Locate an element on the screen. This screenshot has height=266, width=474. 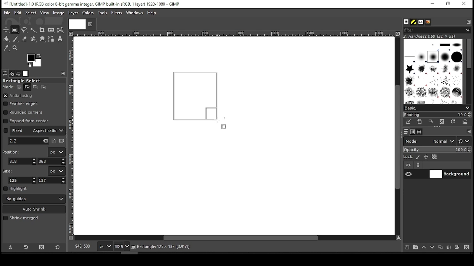
mode is located at coordinates (429, 142).